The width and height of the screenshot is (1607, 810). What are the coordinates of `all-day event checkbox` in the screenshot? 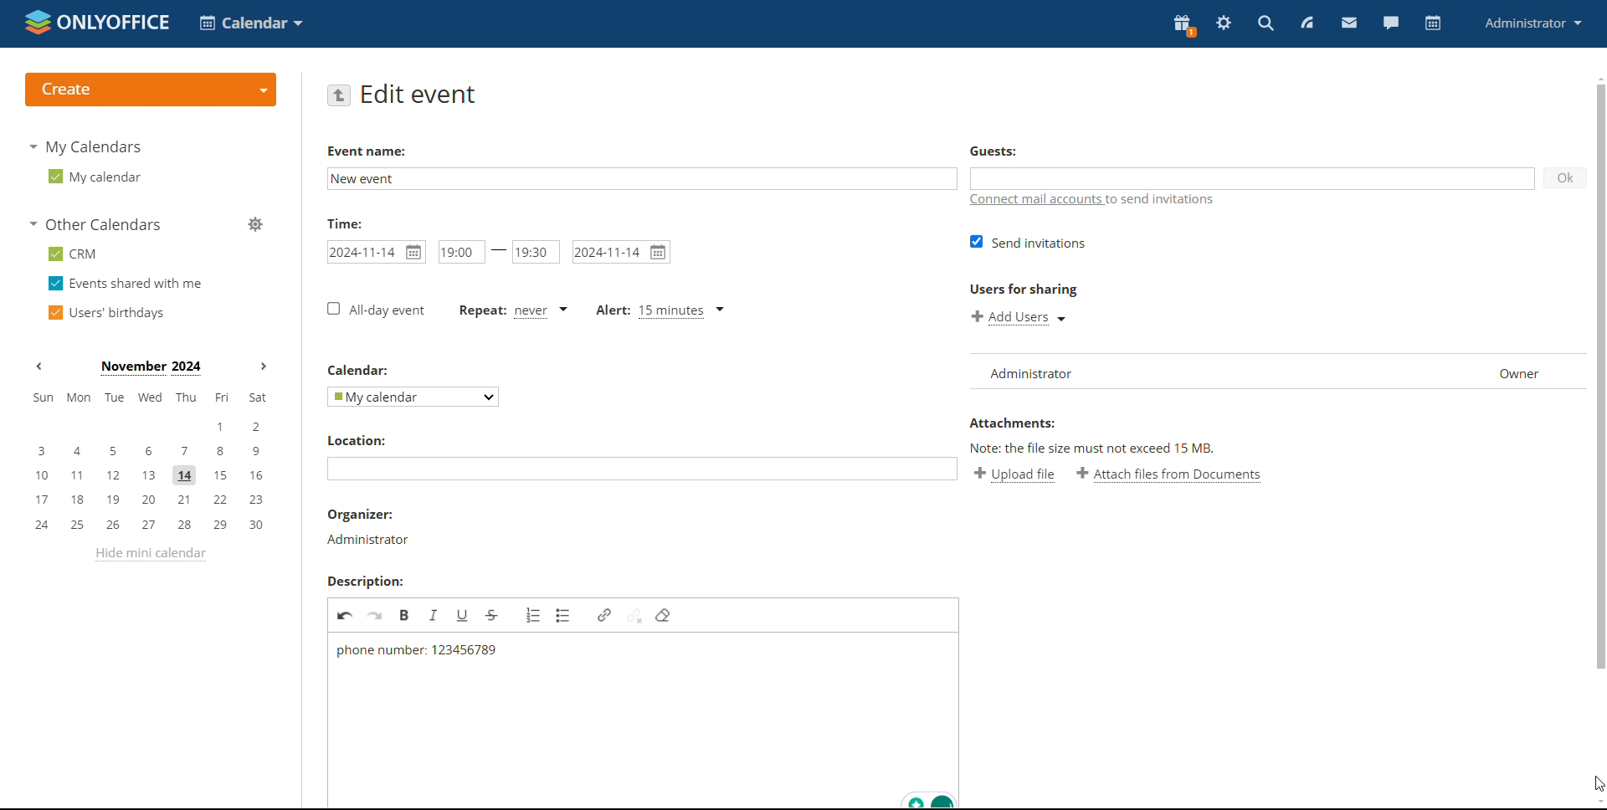 It's located at (375, 310).